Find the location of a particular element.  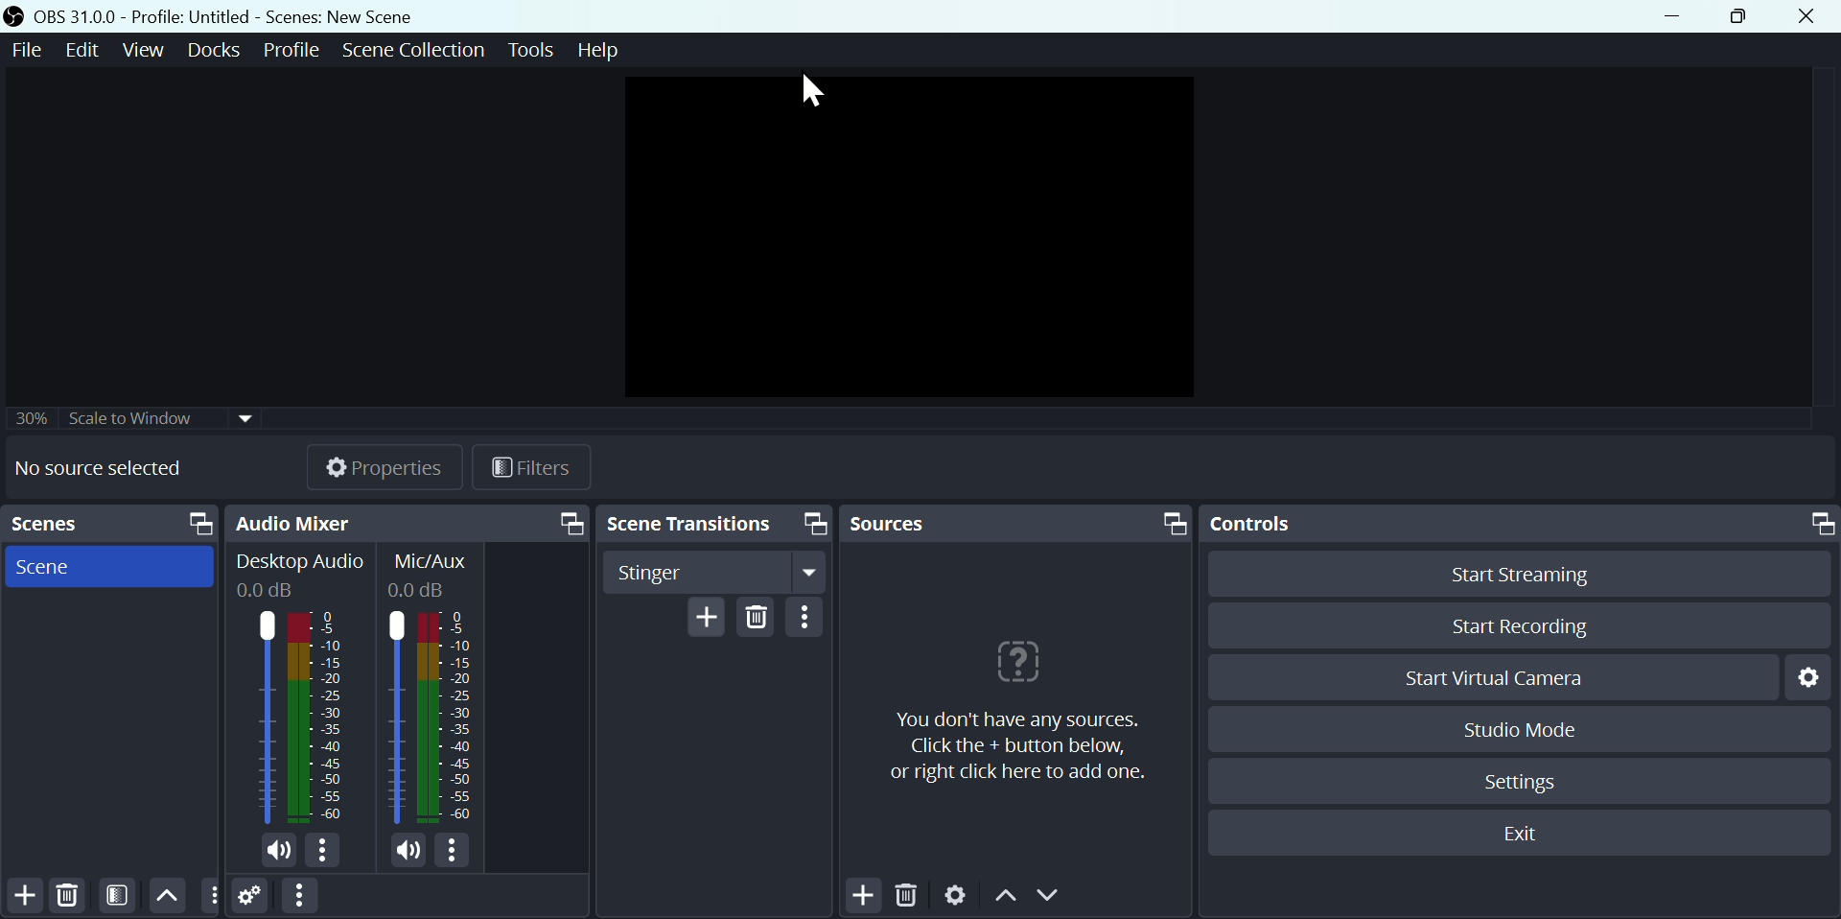

Filters is located at coordinates (546, 470).